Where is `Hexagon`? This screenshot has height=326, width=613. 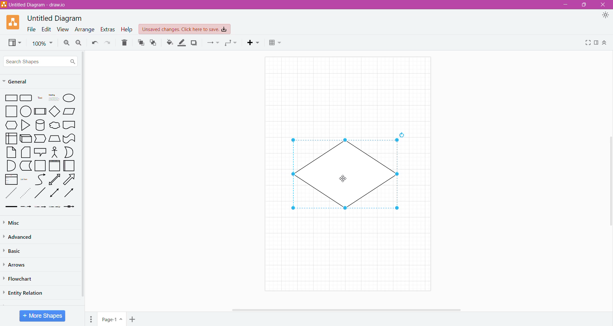 Hexagon is located at coordinates (11, 125).